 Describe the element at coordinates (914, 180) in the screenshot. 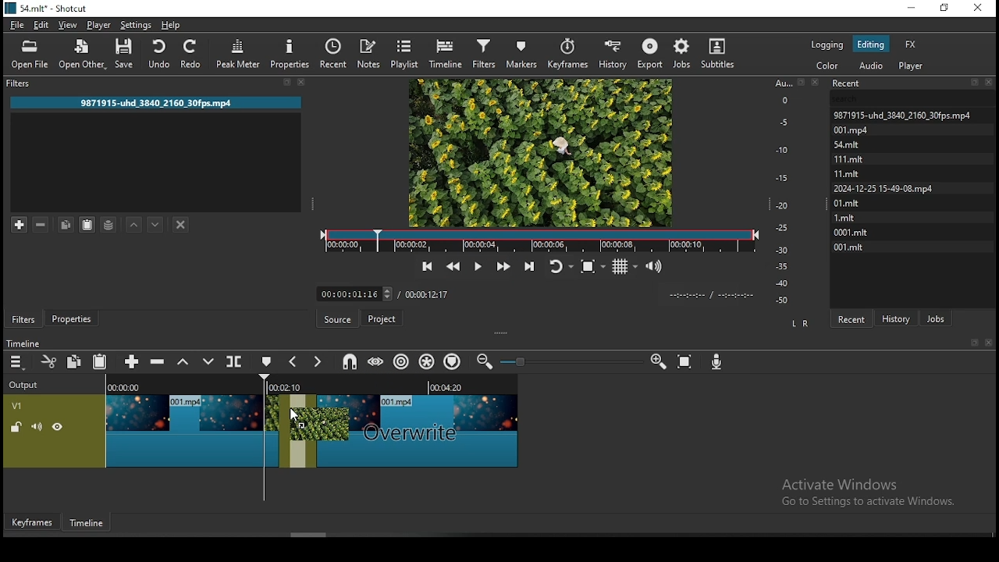

I see `9871915-uhdl 3840_2160_30fps.mp4.001mp4.amitmitmit2024-12-25 15-49-08.mpd.| otmitmit000T.mito0tmit` at that location.